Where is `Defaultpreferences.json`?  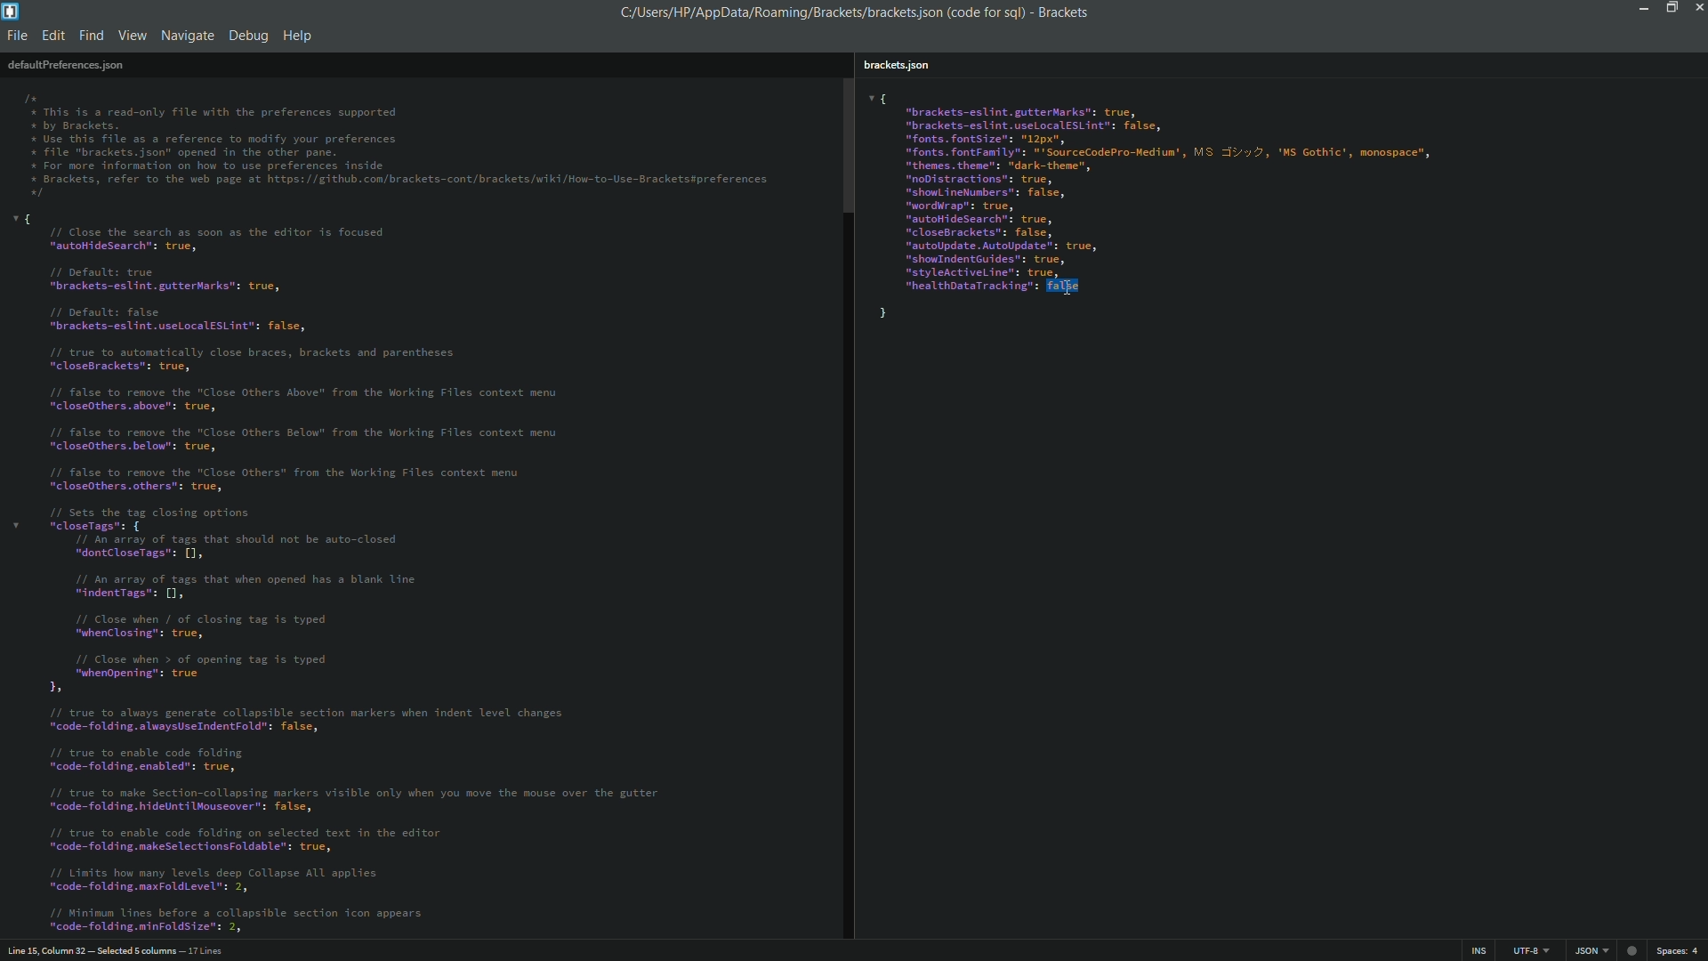
Defaultpreferences.json is located at coordinates (66, 65).